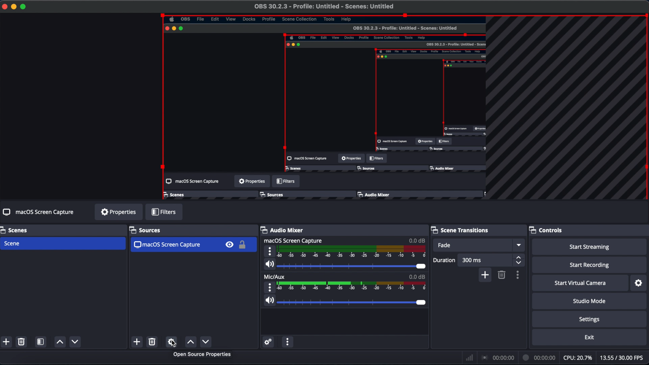 The image size is (649, 365). What do you see at coordinates (459, 230) in the screenshot?
I see `scene transitions` at bounding box center [459, 230].